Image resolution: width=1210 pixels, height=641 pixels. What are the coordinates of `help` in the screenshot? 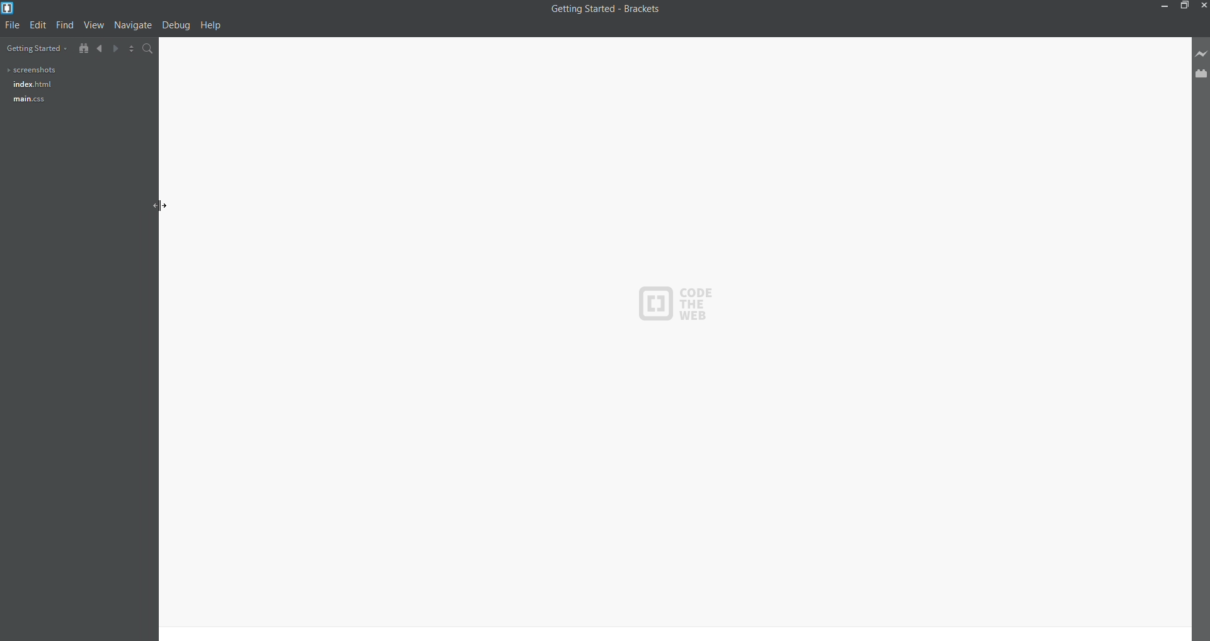 It's located at (214, 26).